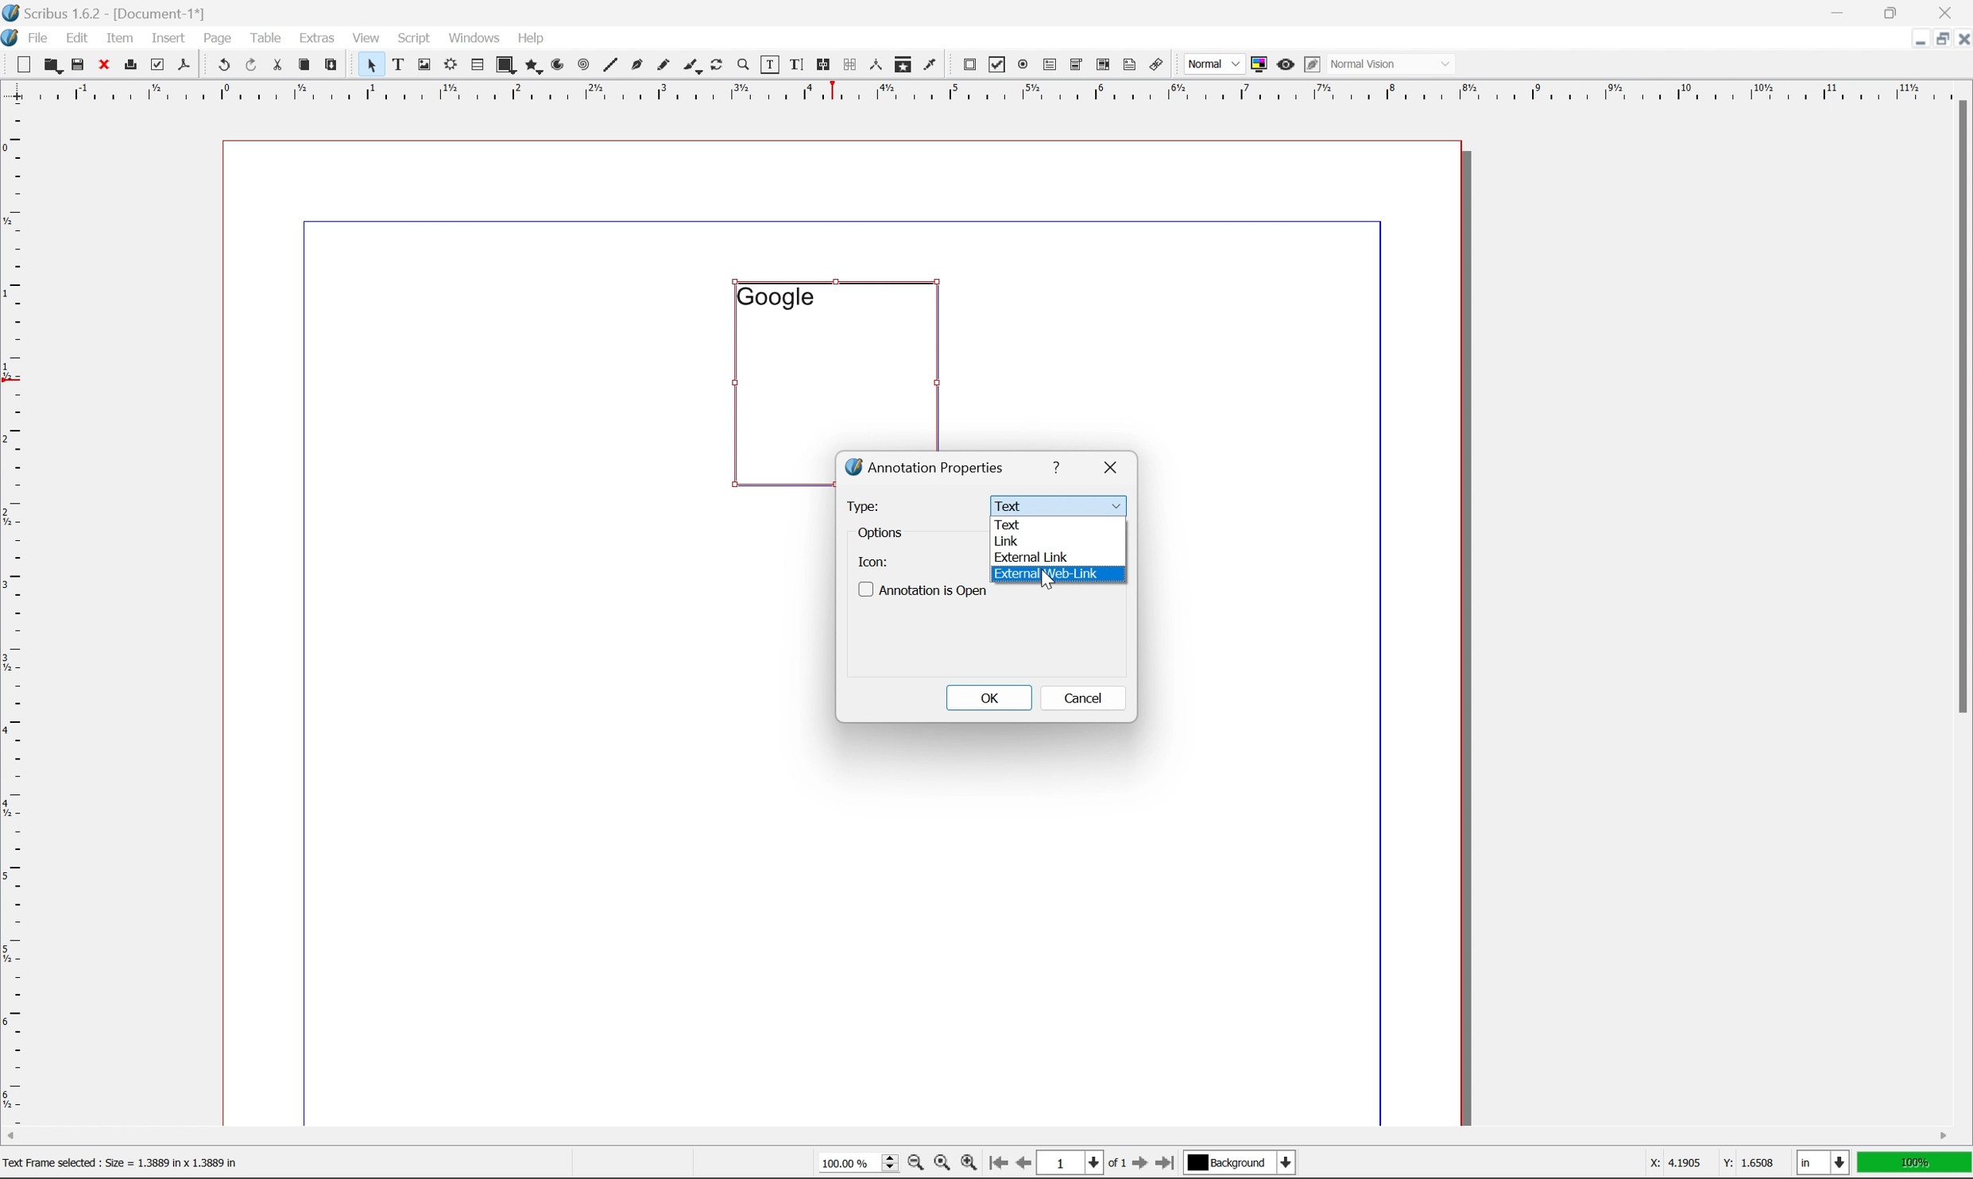 This screenshot has width=1973, height=1179. Describe the element at coordinates (996, 1163) in the screenshot. I see `go to first page` at that location.